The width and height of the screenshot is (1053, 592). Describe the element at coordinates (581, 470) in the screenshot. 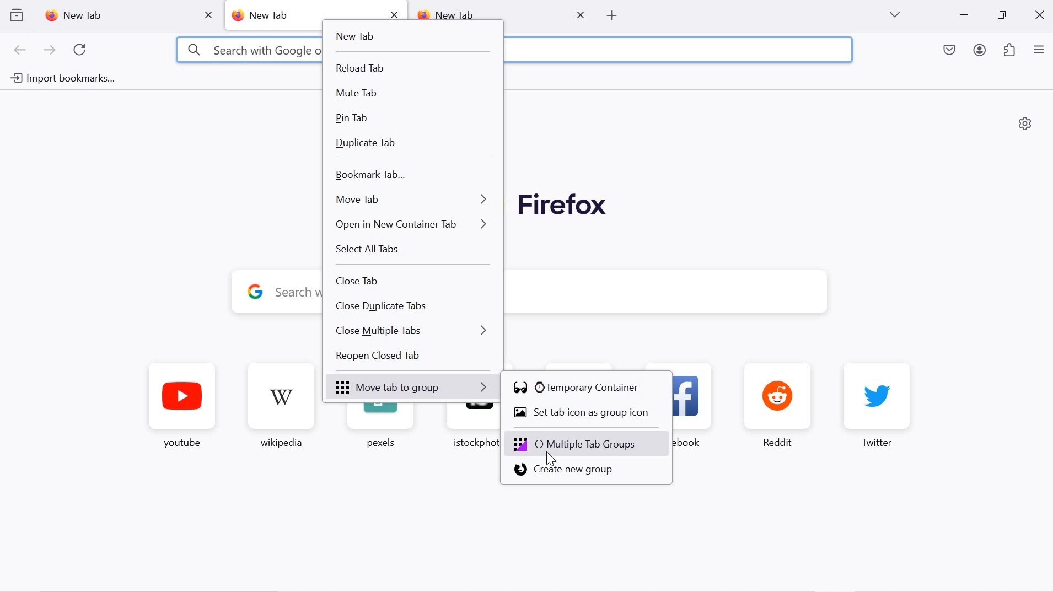

I see `create new group` at that location.